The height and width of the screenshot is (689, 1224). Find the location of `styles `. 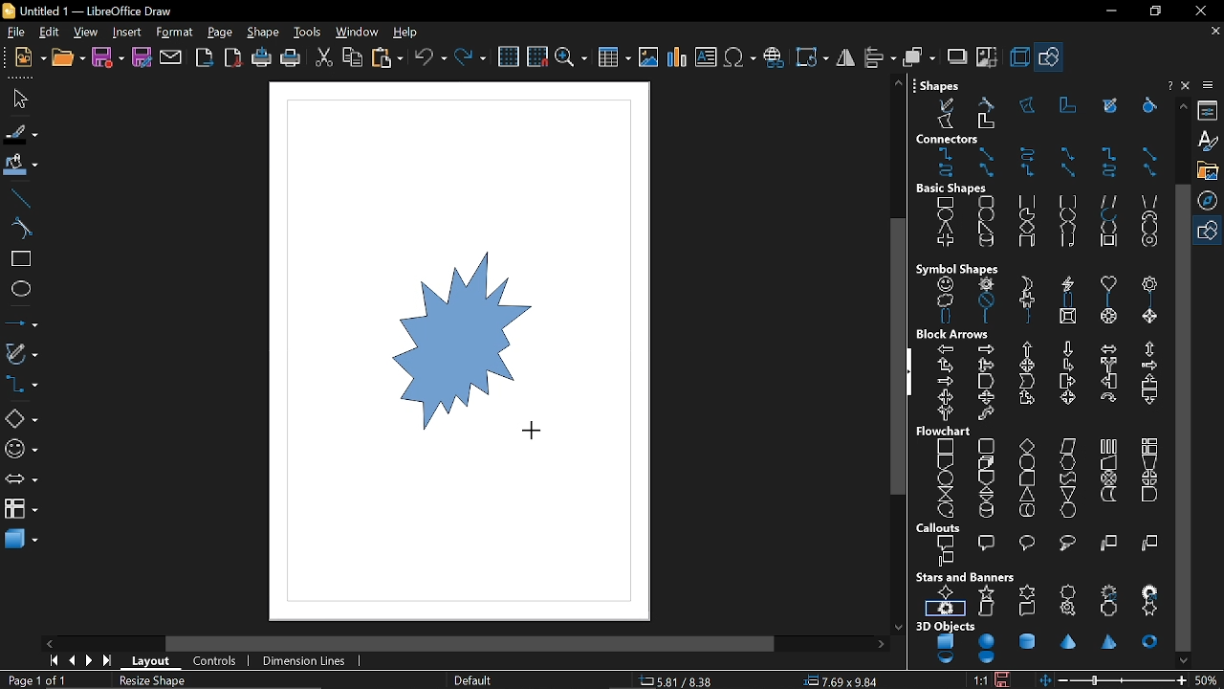

styles  is located at coordinates (1211, 141).